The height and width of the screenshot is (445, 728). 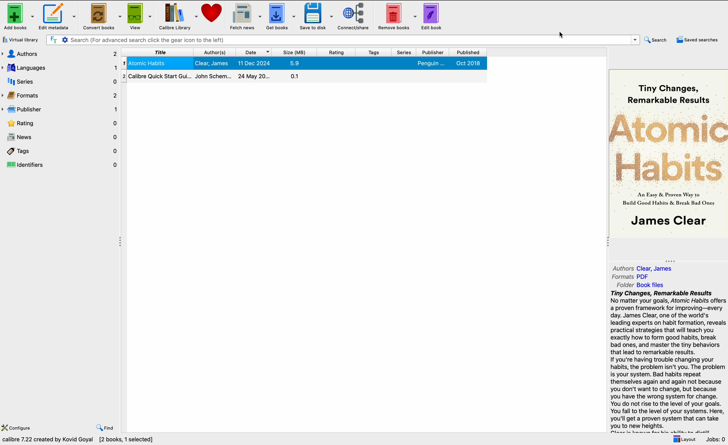 I want to click on formats, so click(x=60, y=95).